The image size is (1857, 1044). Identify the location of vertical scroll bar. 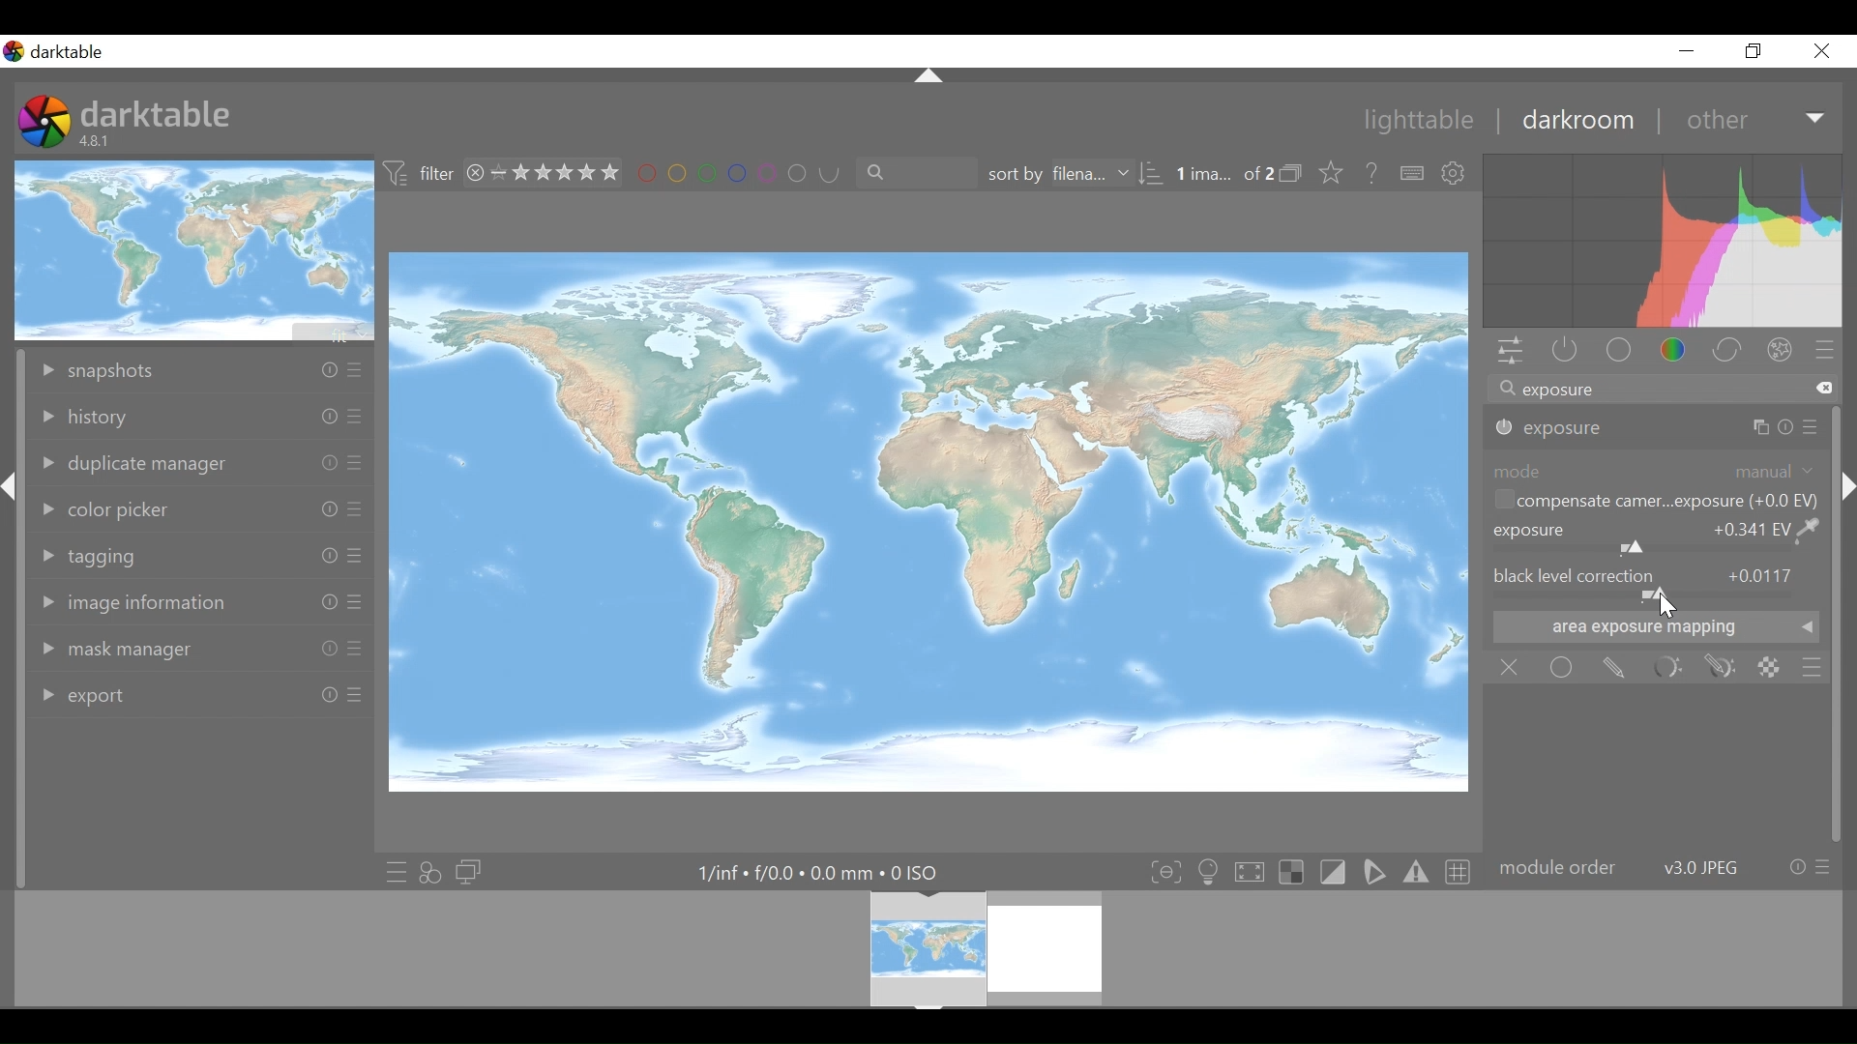
(1840, 668).